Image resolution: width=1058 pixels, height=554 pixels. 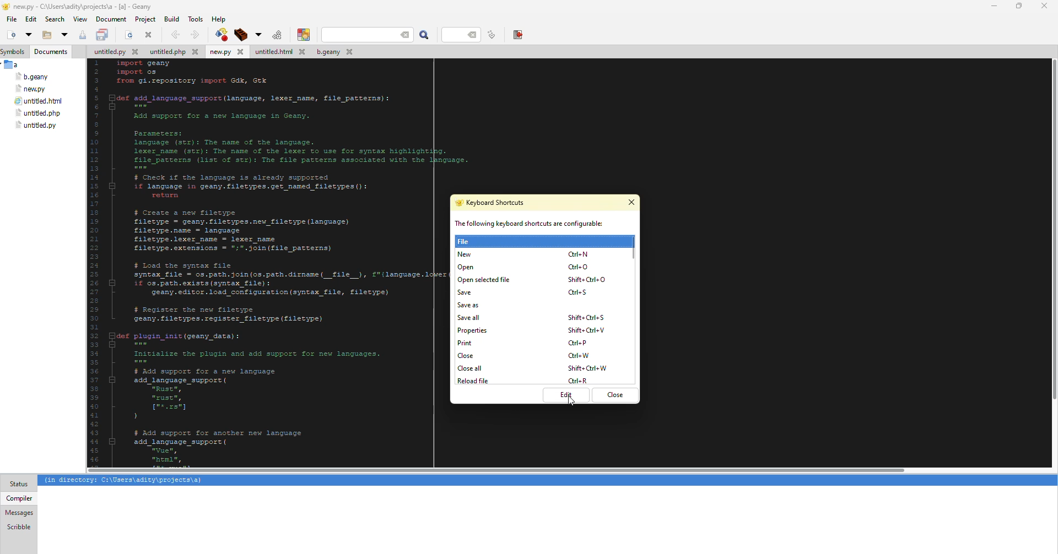 What do you see at coordinates (1055, 236) in the screenshot?
I see `scroll bar` at bounding box center [1055, 236].